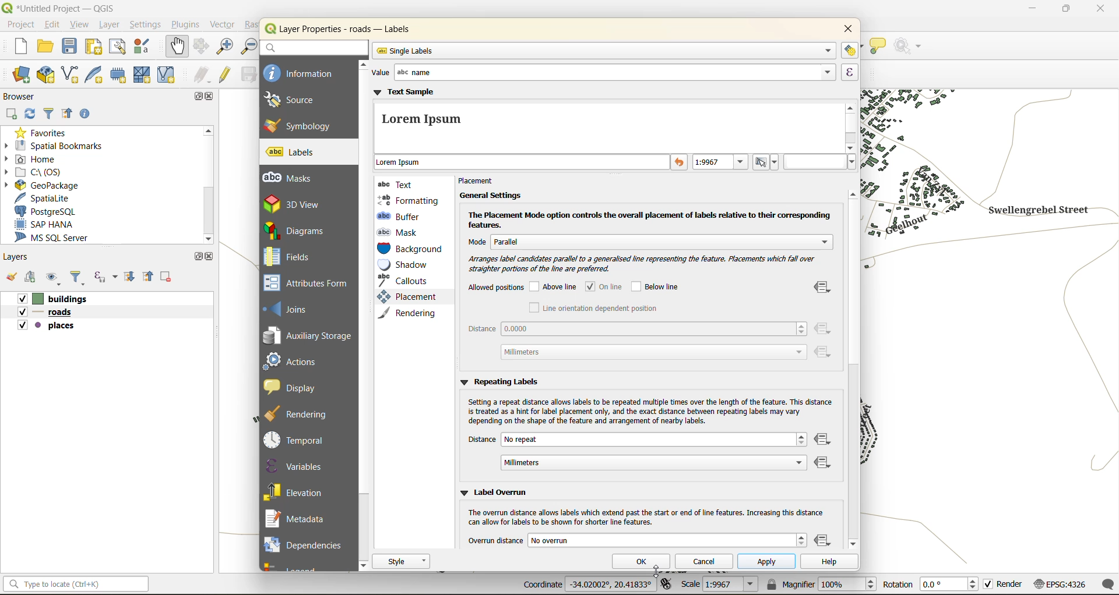  I want to click on remove, so click(165, 278).